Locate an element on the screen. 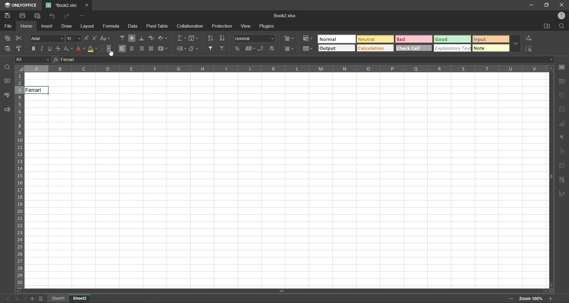 This screenshot has height=303, width=569. text is located at coordinates (564, 153).